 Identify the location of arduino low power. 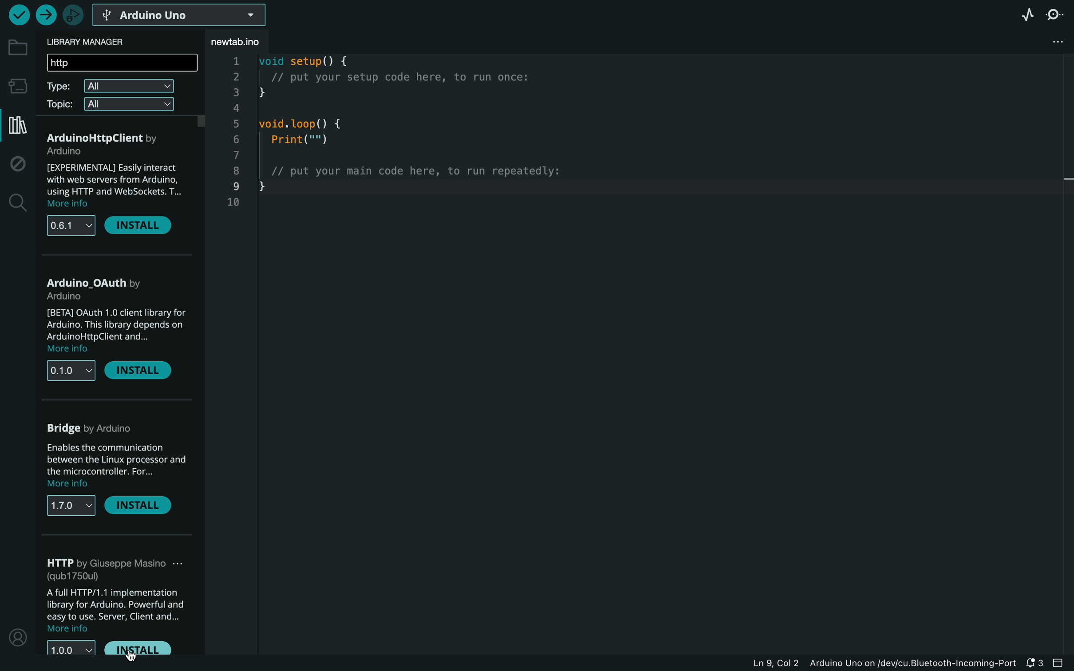
(114, 568).